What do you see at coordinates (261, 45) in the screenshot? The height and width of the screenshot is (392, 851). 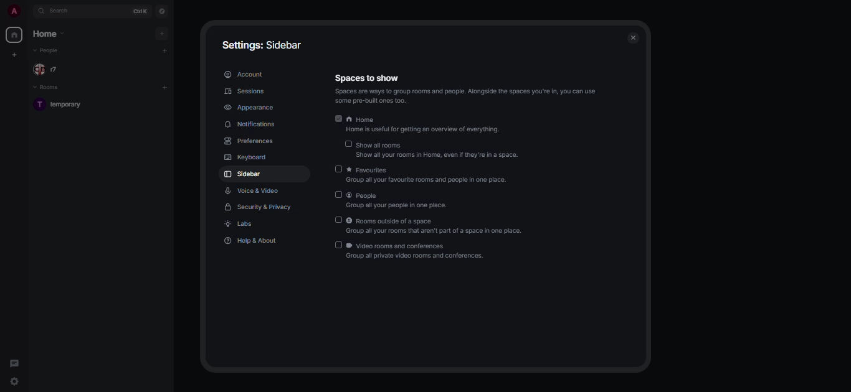 I see `settings: sidebar` at bounding box center [261, 45].